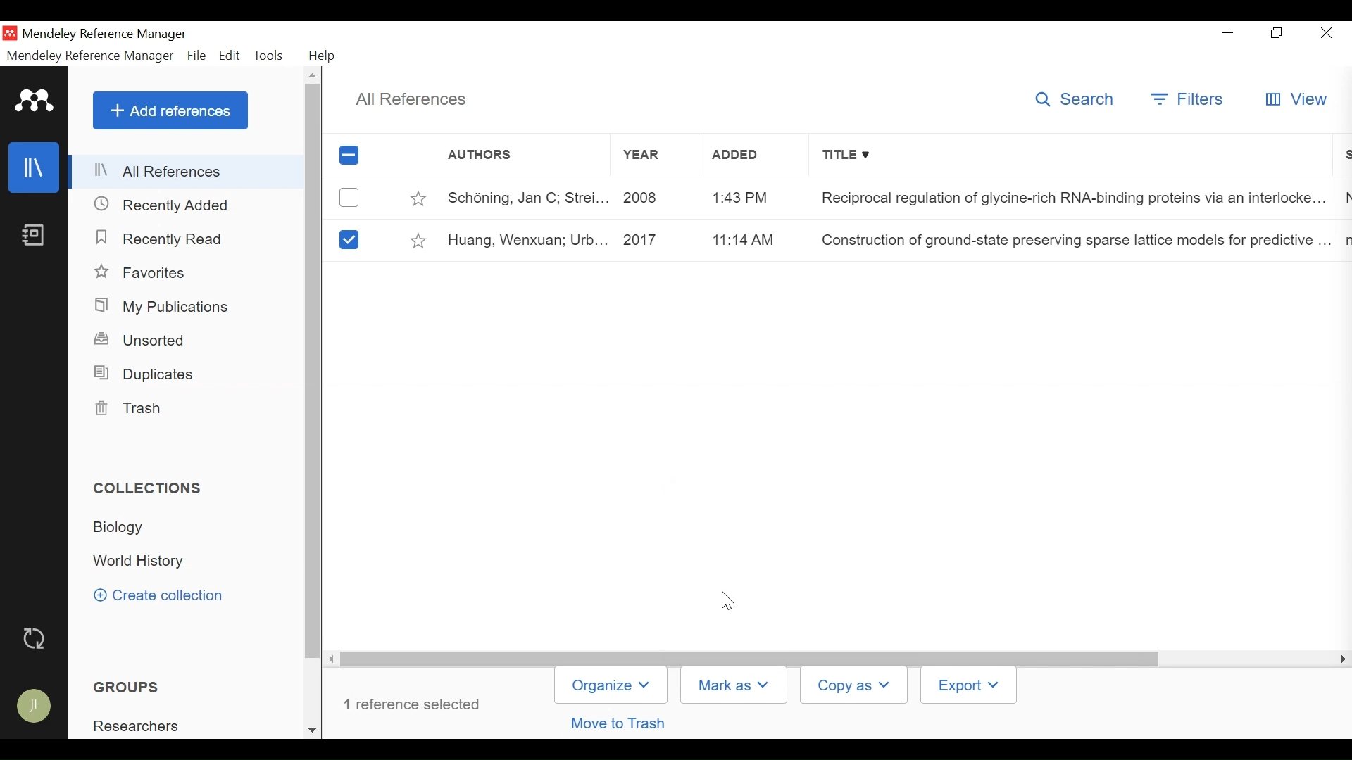  I want to click on Add References, so click(170, 110).